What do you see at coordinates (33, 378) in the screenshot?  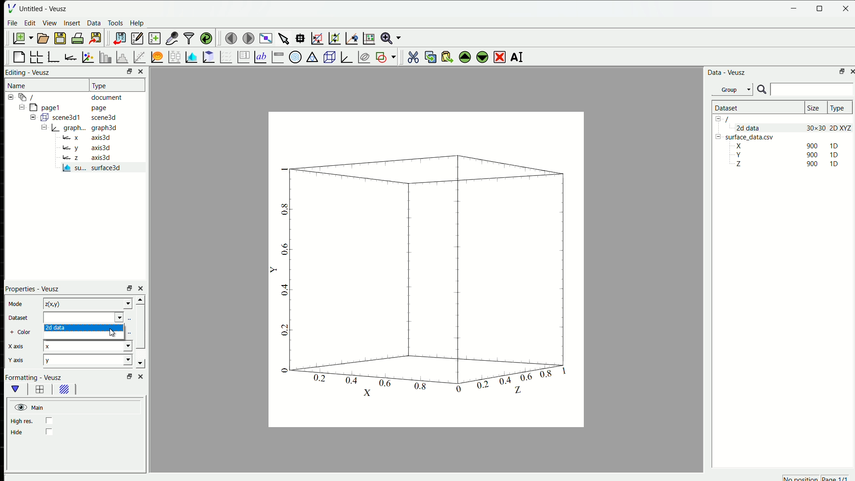 I see `Formatting - Veusz` at bounding box center [33, 378].